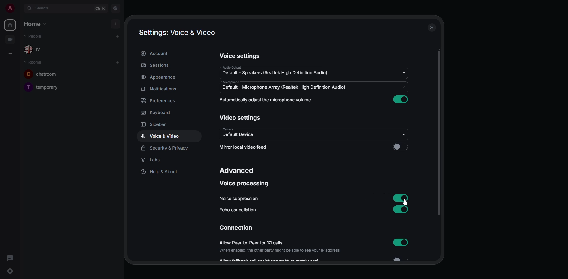 This screenshot has height=279, width=568. Describe the element at coordinates (45, 8) in the screenshot. I see `search` at that location.